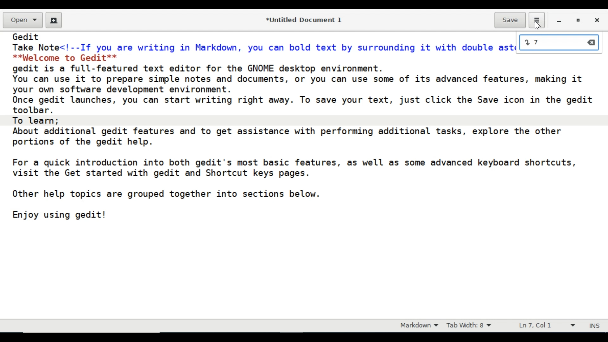 This screenshot has width=608, height=342. Describe the element at coordinates (288, 137) in the screenshot. I see `About additional gedit features and to get assistance with performing additional tasks, explore the other
portions of the gedit help.` at that location.